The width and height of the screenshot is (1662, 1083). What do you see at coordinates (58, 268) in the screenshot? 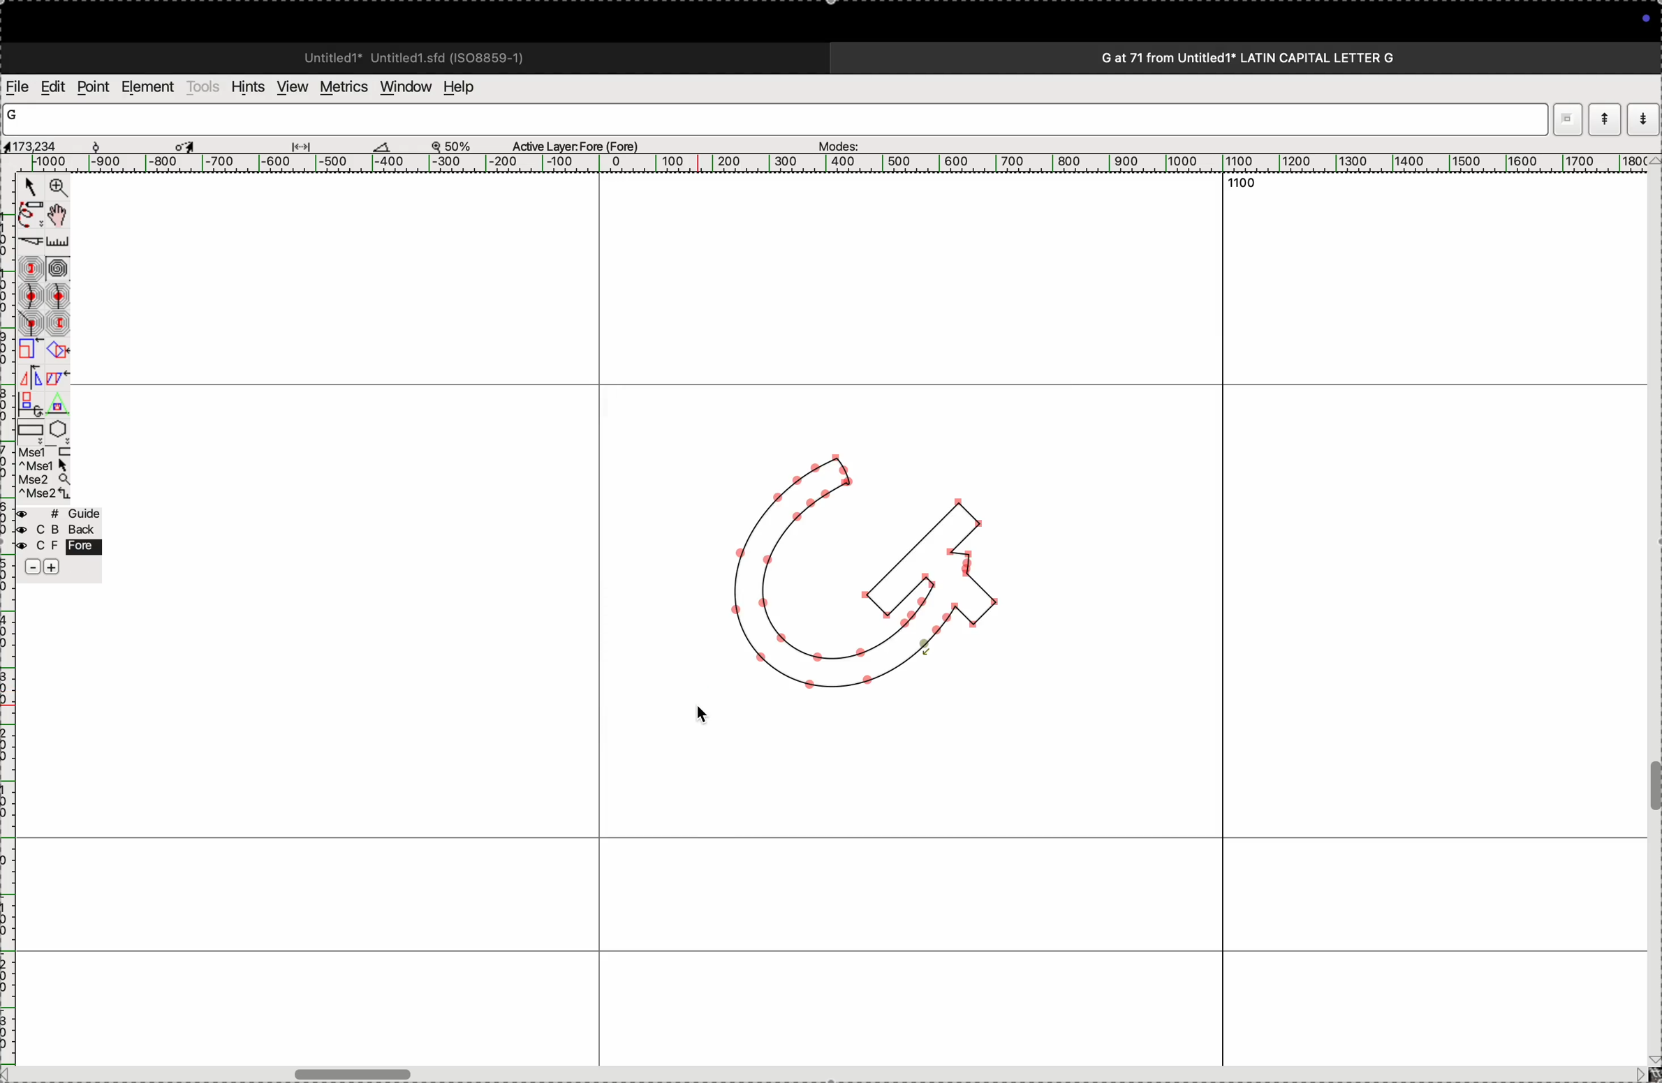
I see `spiro` at bounding box center [58, 268].